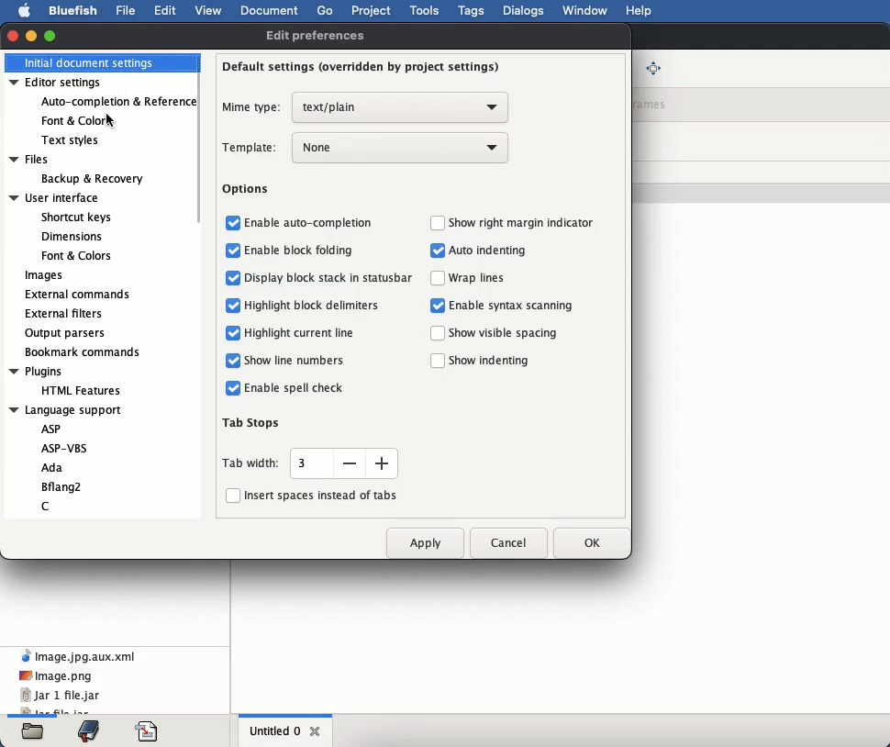  What do you see at coordinates (316, 496) in the screenshot?
I see `insert spaces instead of tabs` at bounding box center [316, 496].